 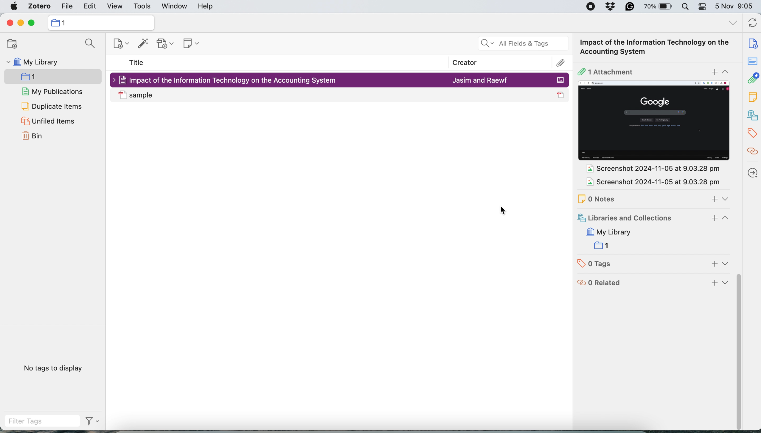 What do you see at coordinates (649, 169) in the screenshot?
I see `screenshot 2024-11-05 at 9.03.28 pm` at bounding box center [649, 169].